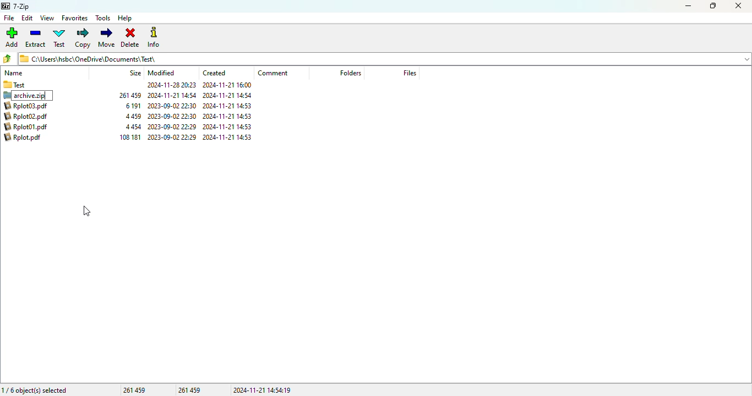  I want to click on minimize, so click(689, 6).